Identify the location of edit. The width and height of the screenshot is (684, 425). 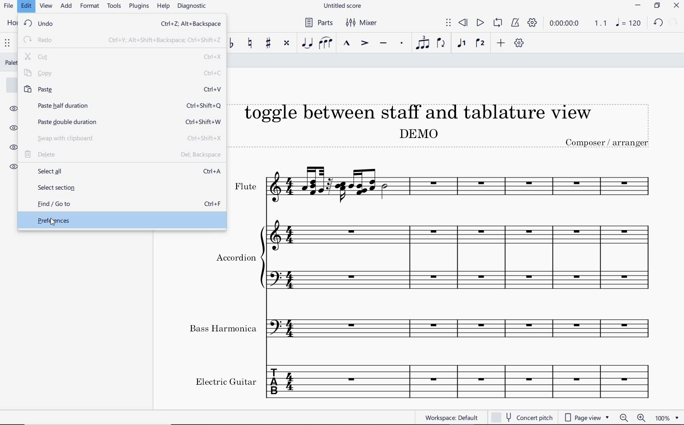
(26, 7).